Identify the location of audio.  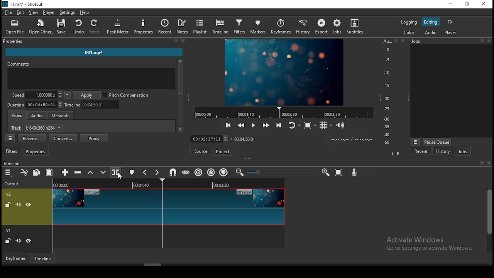
(37, 116).